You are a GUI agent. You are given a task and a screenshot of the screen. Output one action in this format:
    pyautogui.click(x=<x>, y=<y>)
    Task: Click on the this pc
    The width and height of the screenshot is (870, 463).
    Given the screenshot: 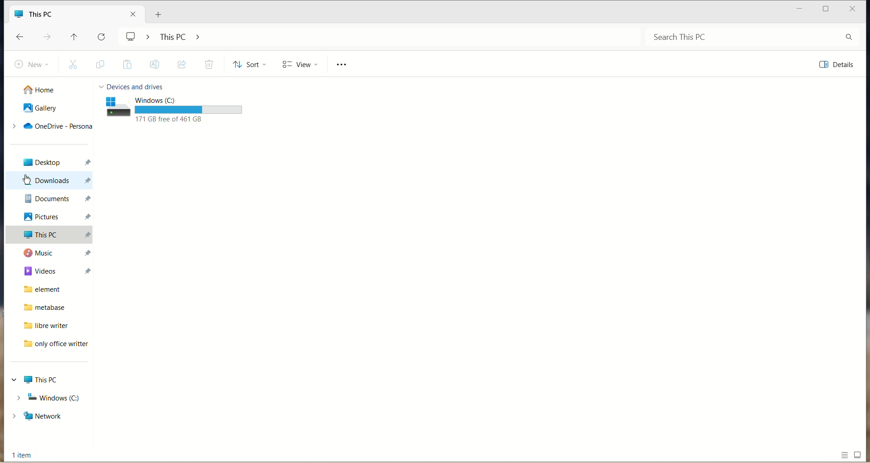 What is the action you would take?
    pyautogui.click(x=54, y=14)
    